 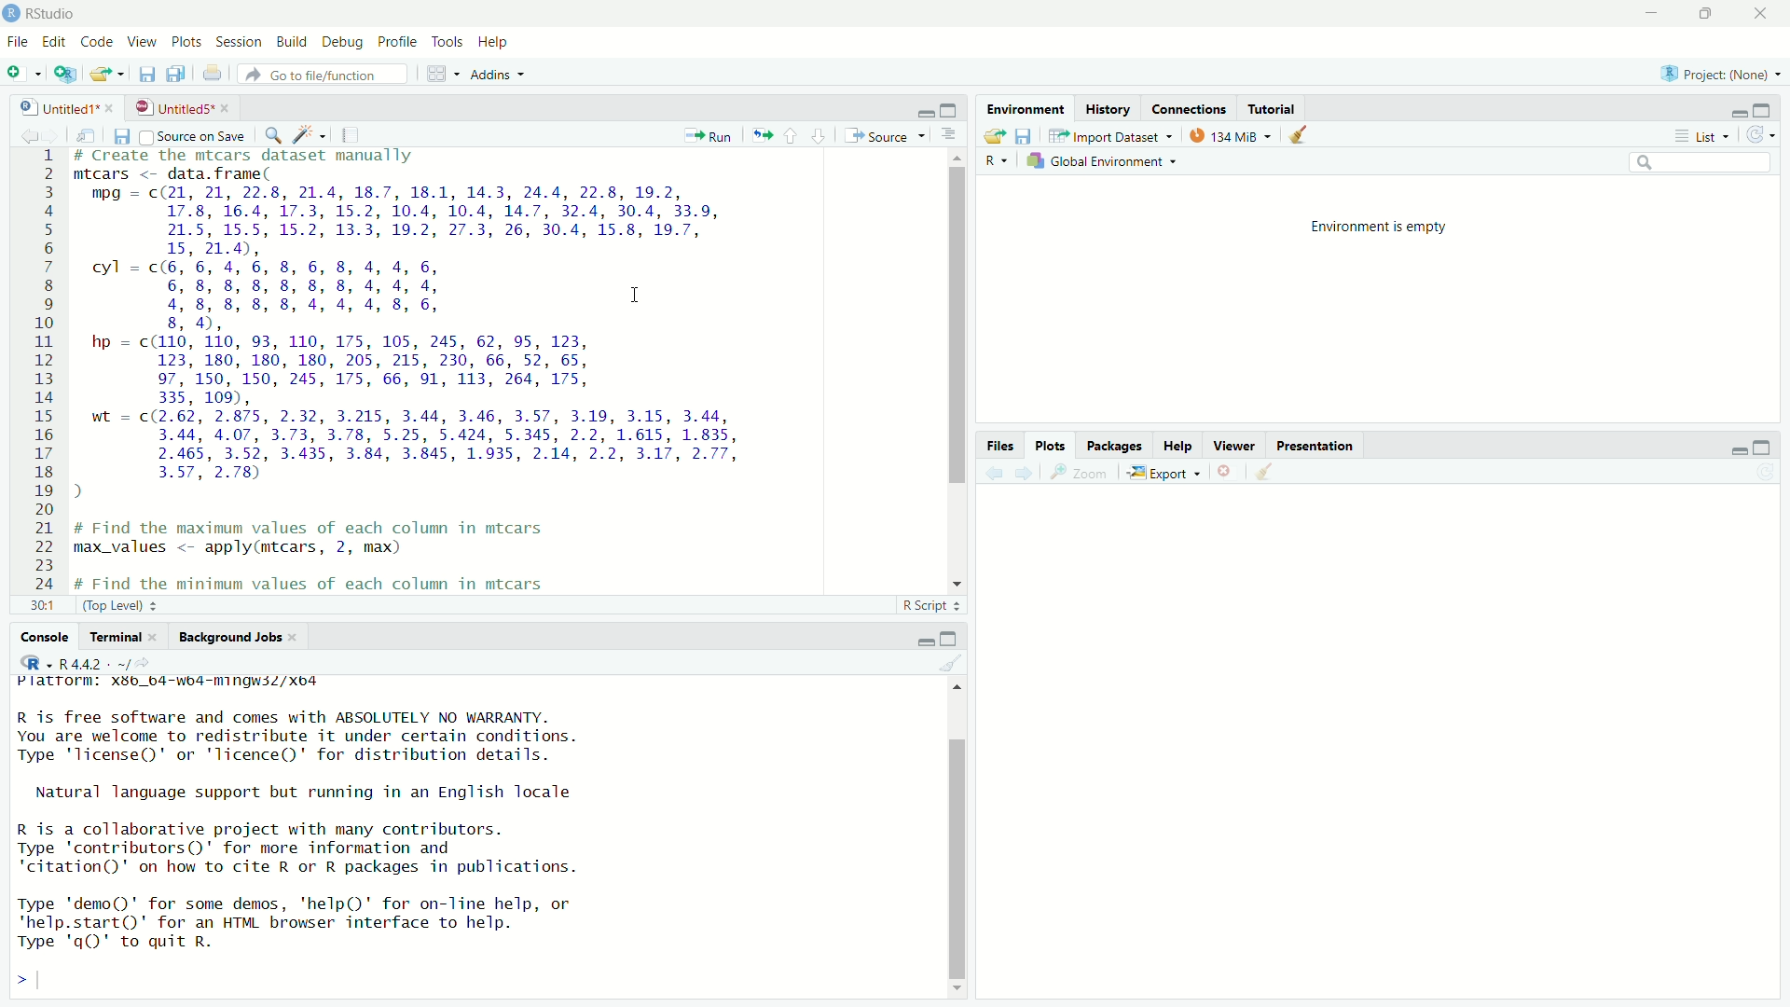 I want to click on save, so click(x=145, y=76).